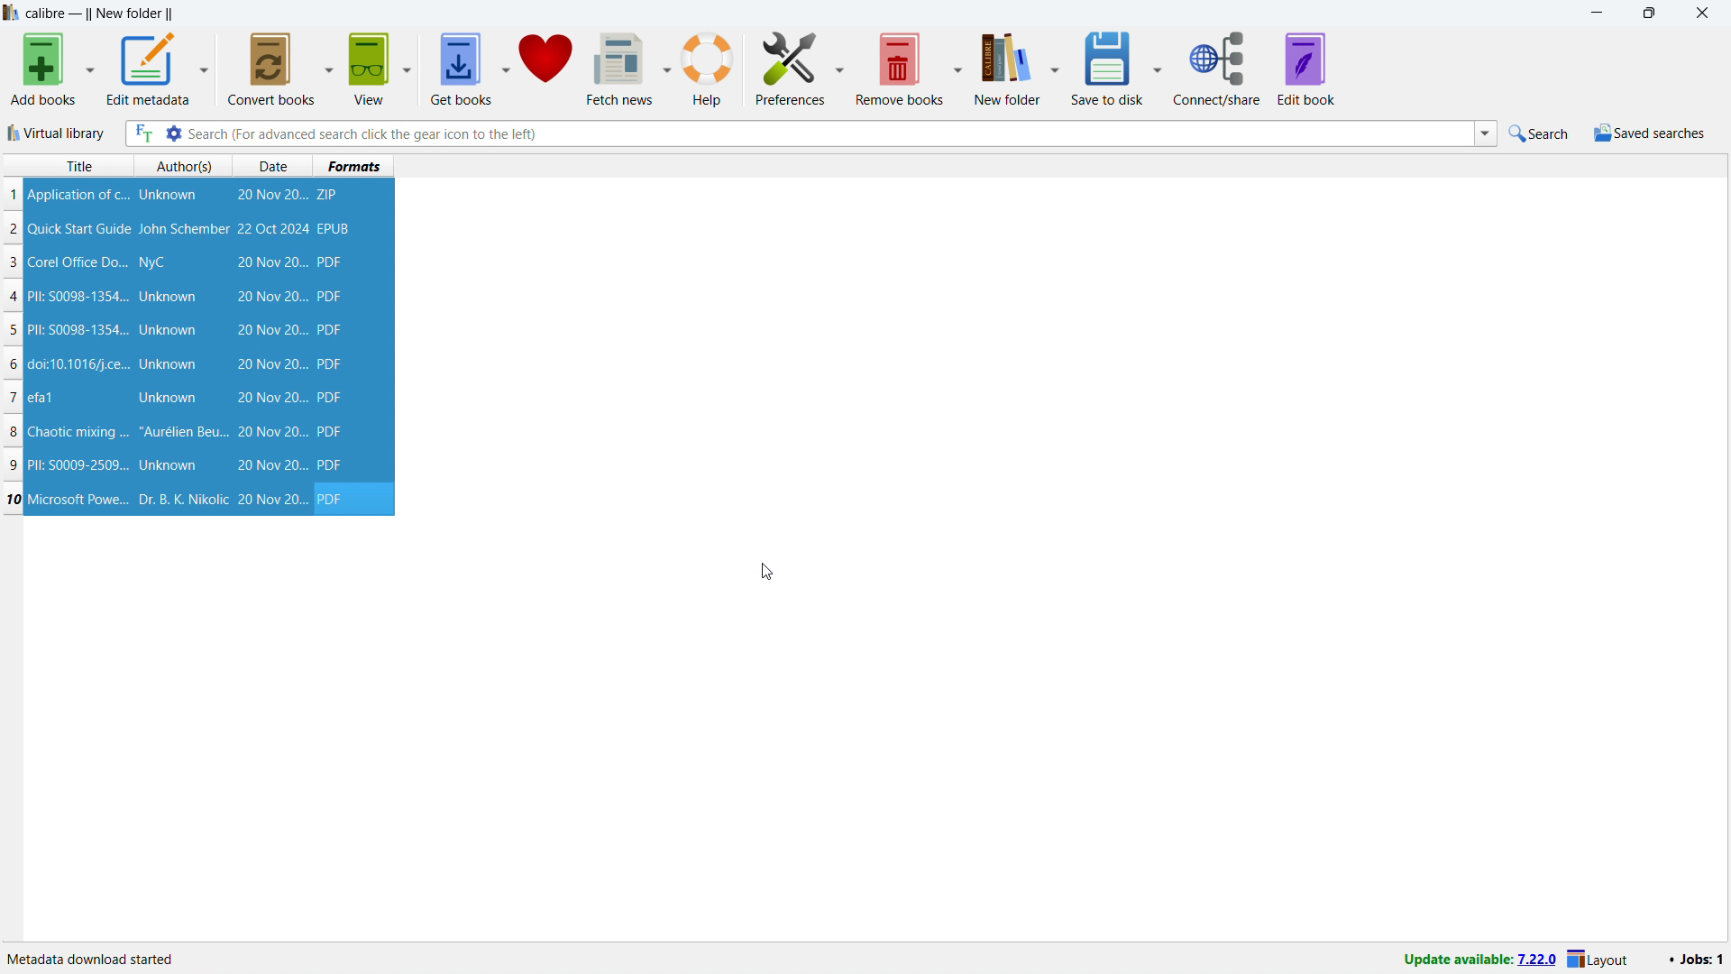  I want to click on Unknown, so click(168, 330).